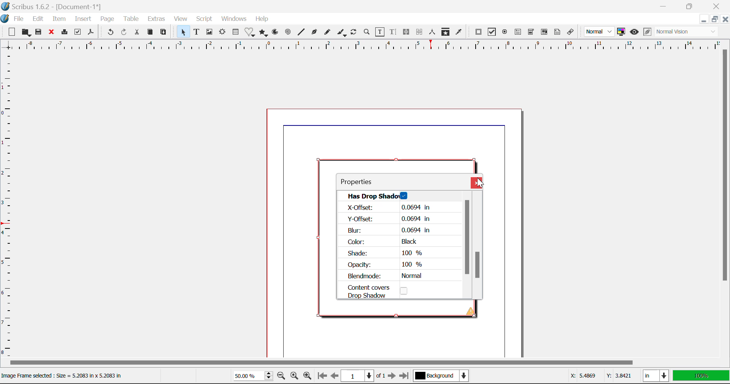 This screenshot has width=730, height=384. Describe the element at coordinates (388, 265) in the screenshot. I see `Opacity: 100 %` at that location.